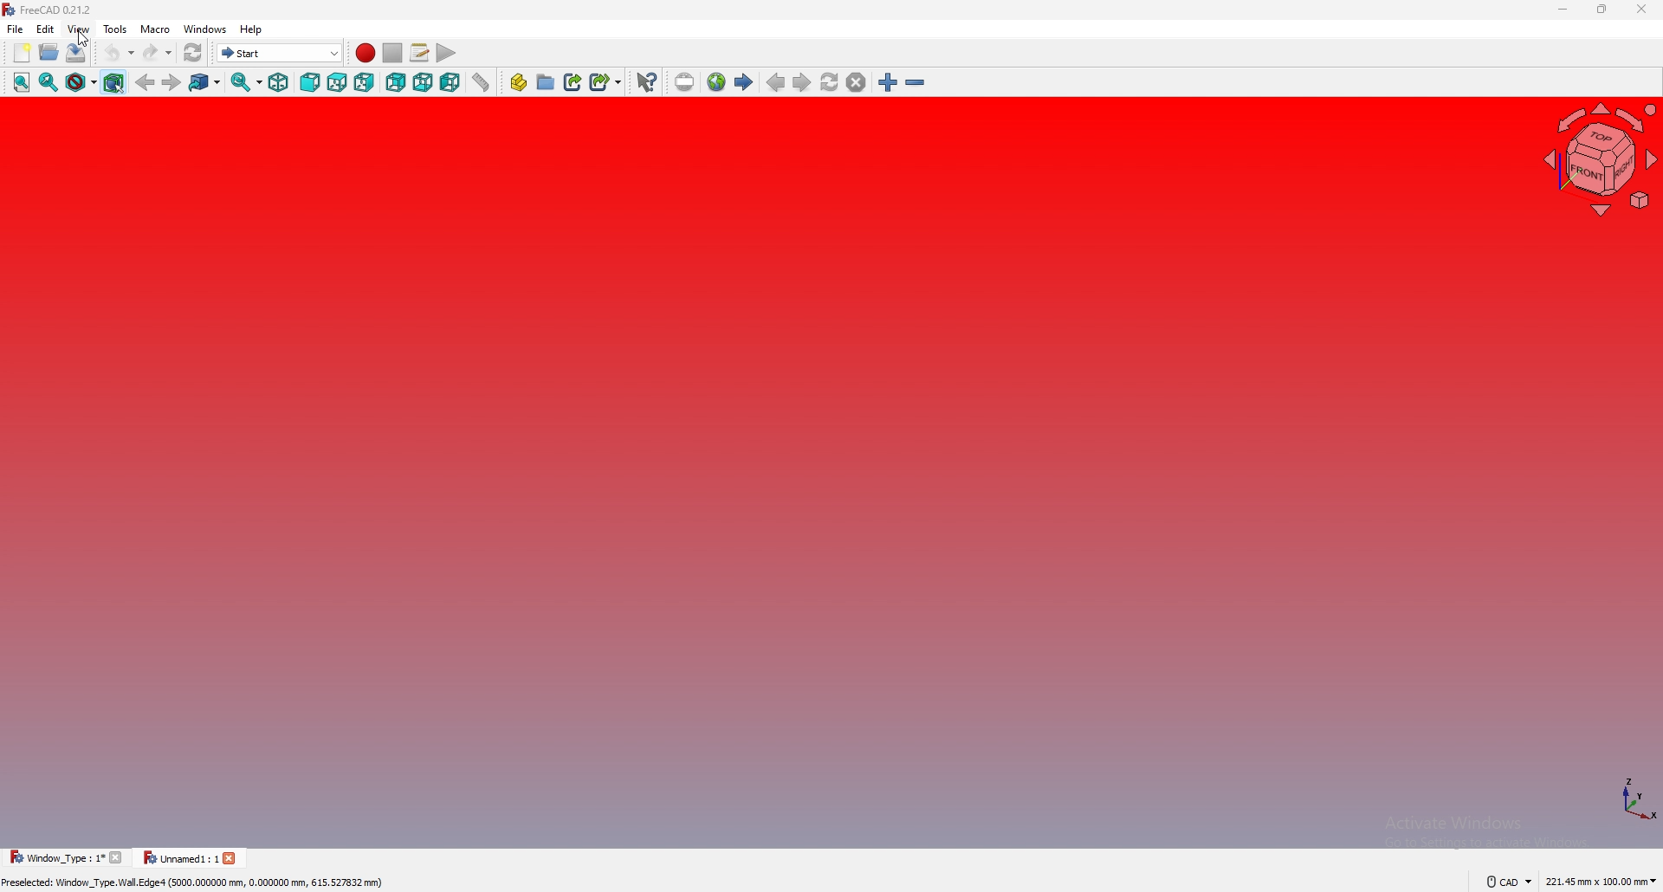 The width and height of the screenshot is (1663, 892). I want to click on Unnamed1: 1, so click(180, 858).